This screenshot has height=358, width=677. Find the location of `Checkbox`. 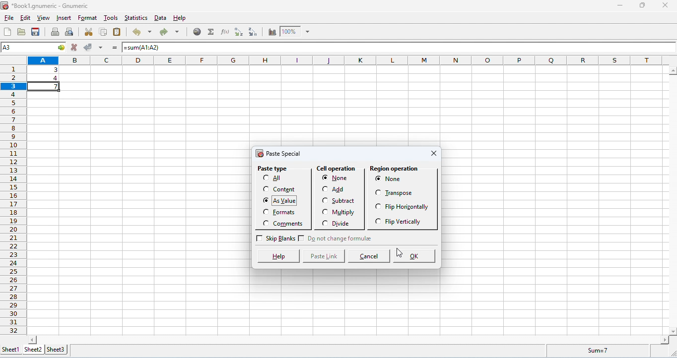

Checkbox is located at coordinates (264, 212).